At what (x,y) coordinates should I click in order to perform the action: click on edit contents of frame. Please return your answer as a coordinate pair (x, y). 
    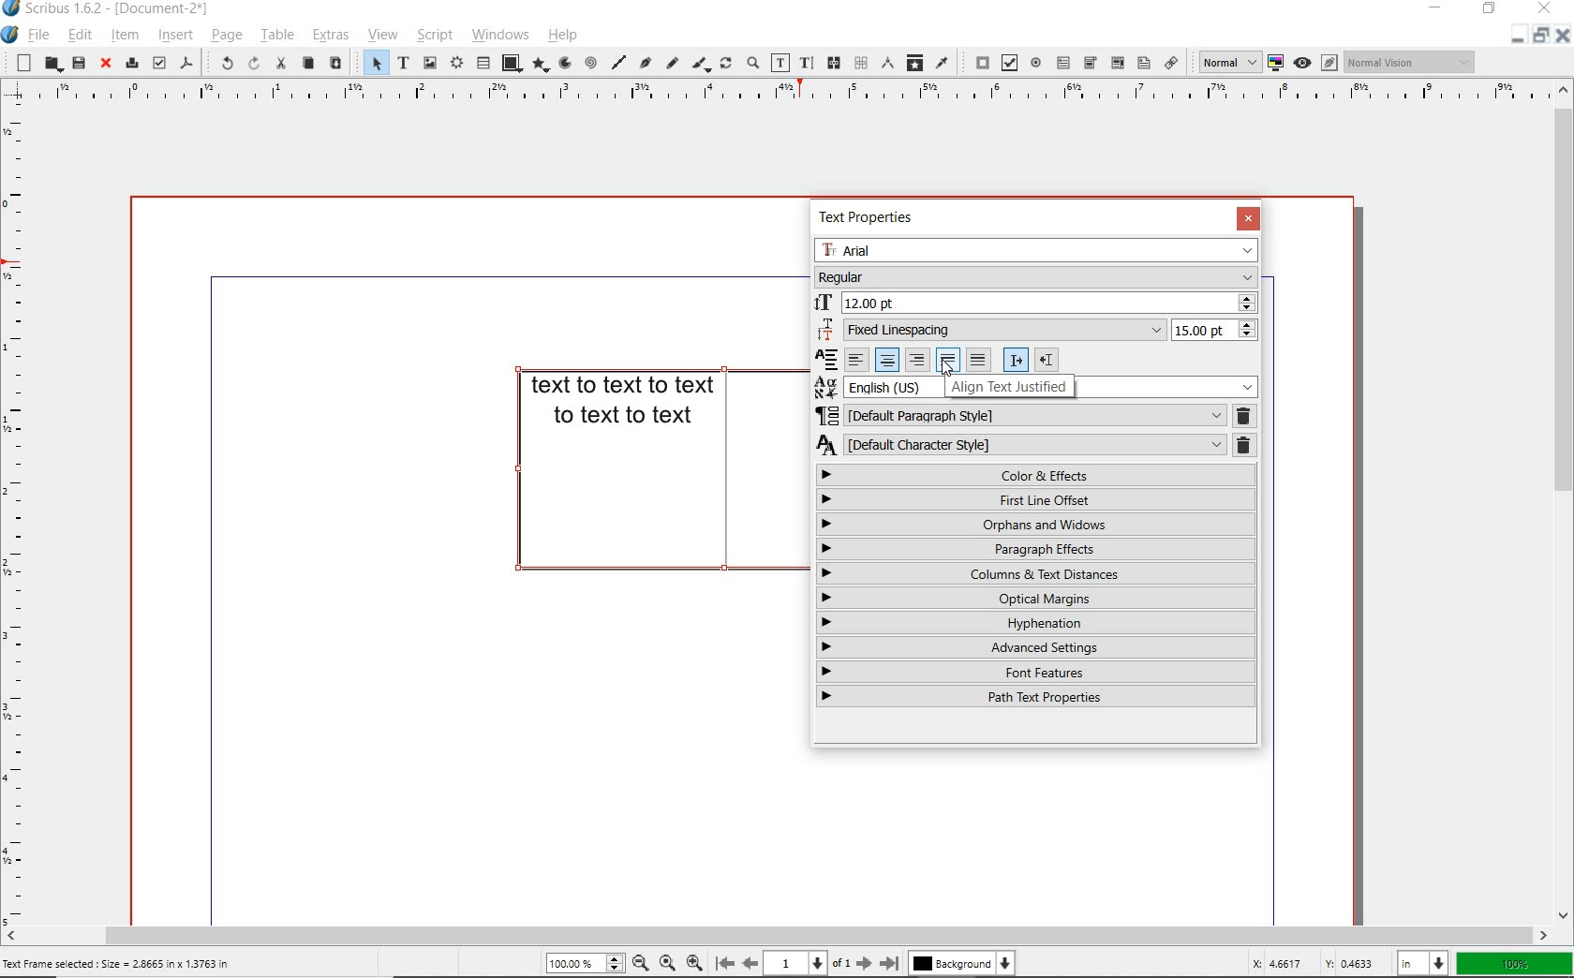
    Looking at the image, I should click on (780, 65).